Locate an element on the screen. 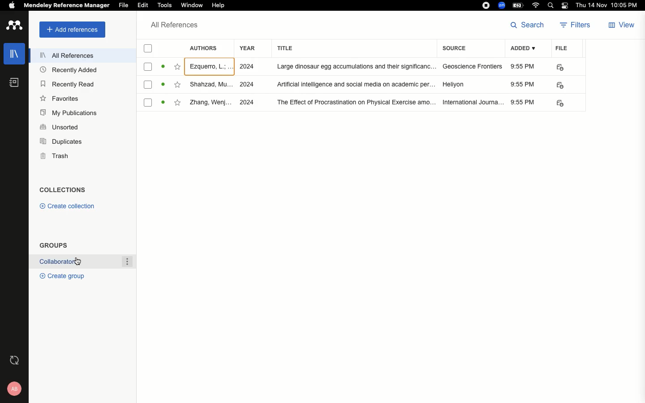 The height and width of the screenshot is (403, 645). Logo is located at coordinates (15, 26).